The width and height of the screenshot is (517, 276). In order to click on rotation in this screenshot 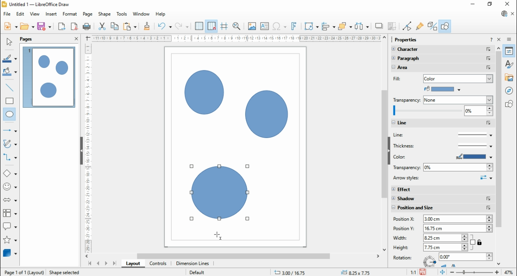, I will do `click(404, 257)`.